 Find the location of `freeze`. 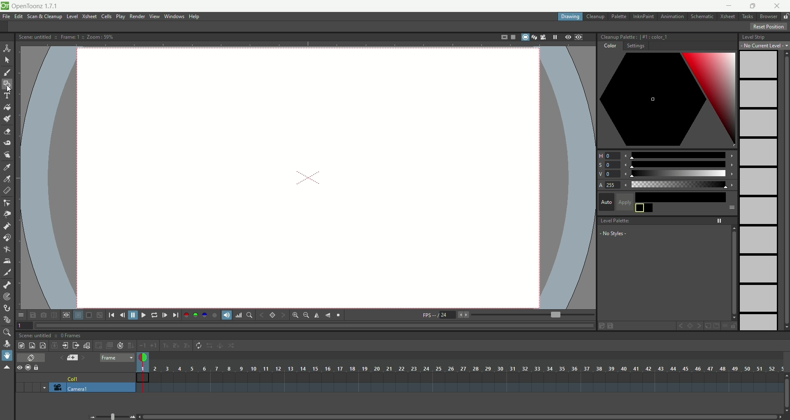

freeze is located at coordinates (553, 37).